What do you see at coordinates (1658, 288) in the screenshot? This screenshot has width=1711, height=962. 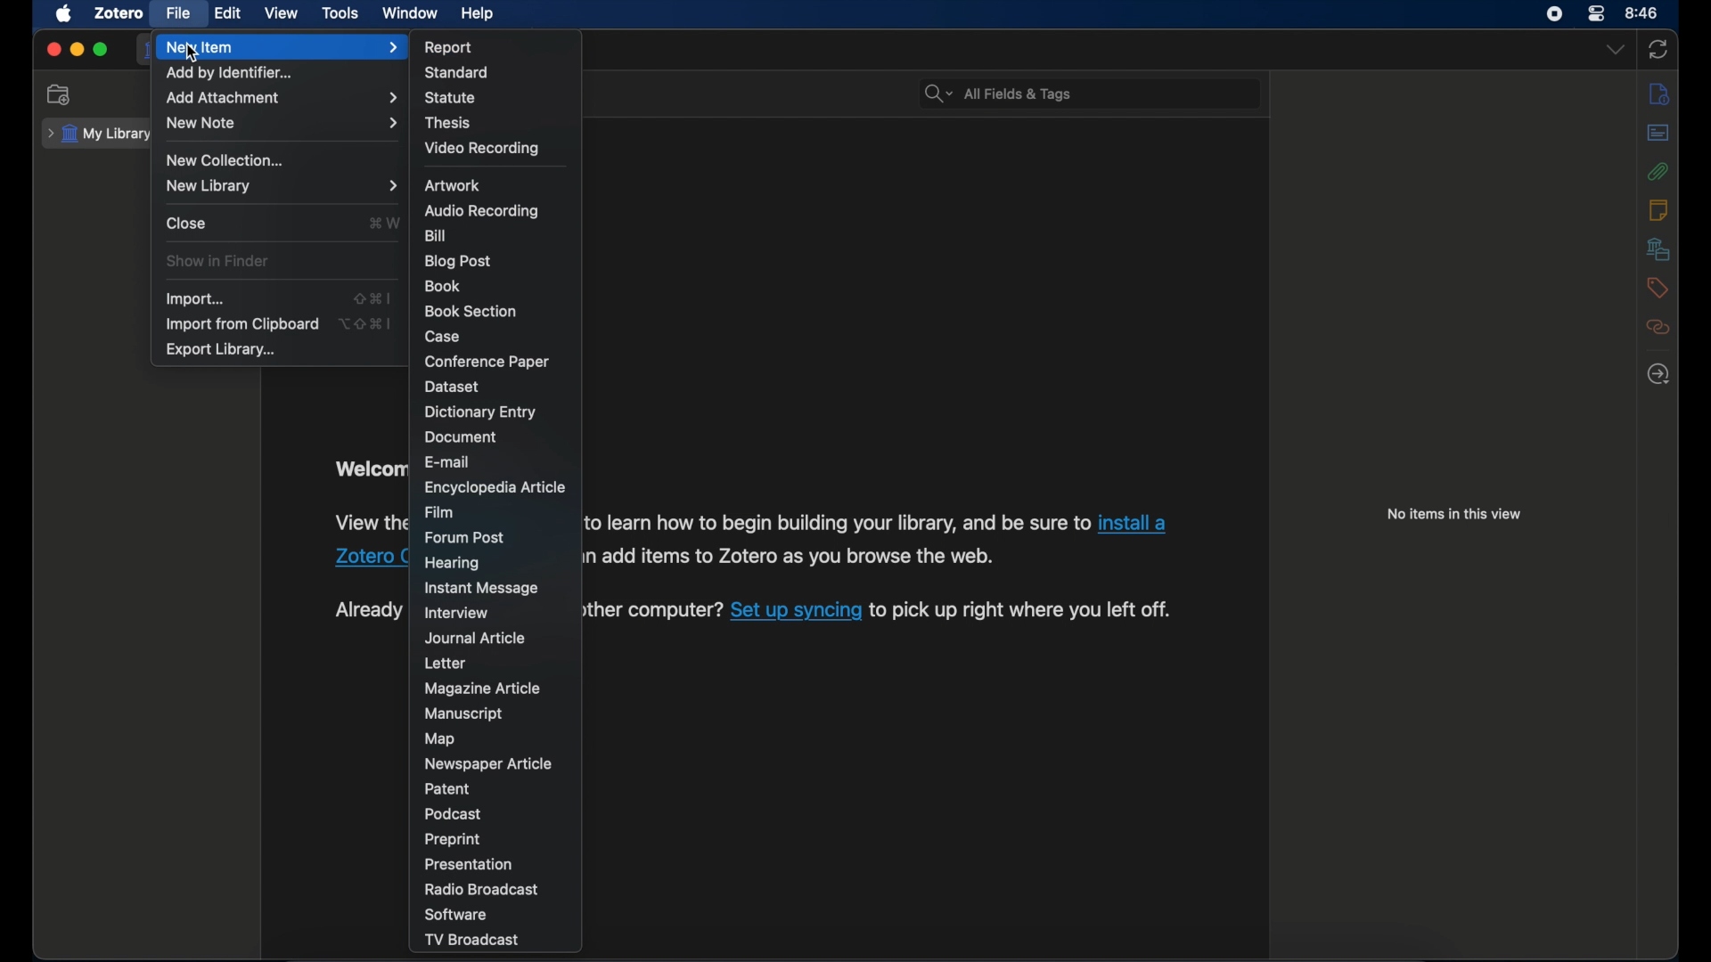 I see `tags` at bounding box center [1658, 288].